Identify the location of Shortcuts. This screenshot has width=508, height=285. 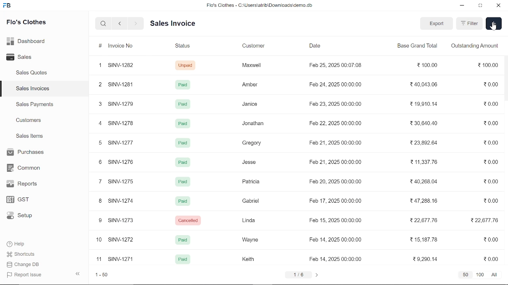
(25, 255).